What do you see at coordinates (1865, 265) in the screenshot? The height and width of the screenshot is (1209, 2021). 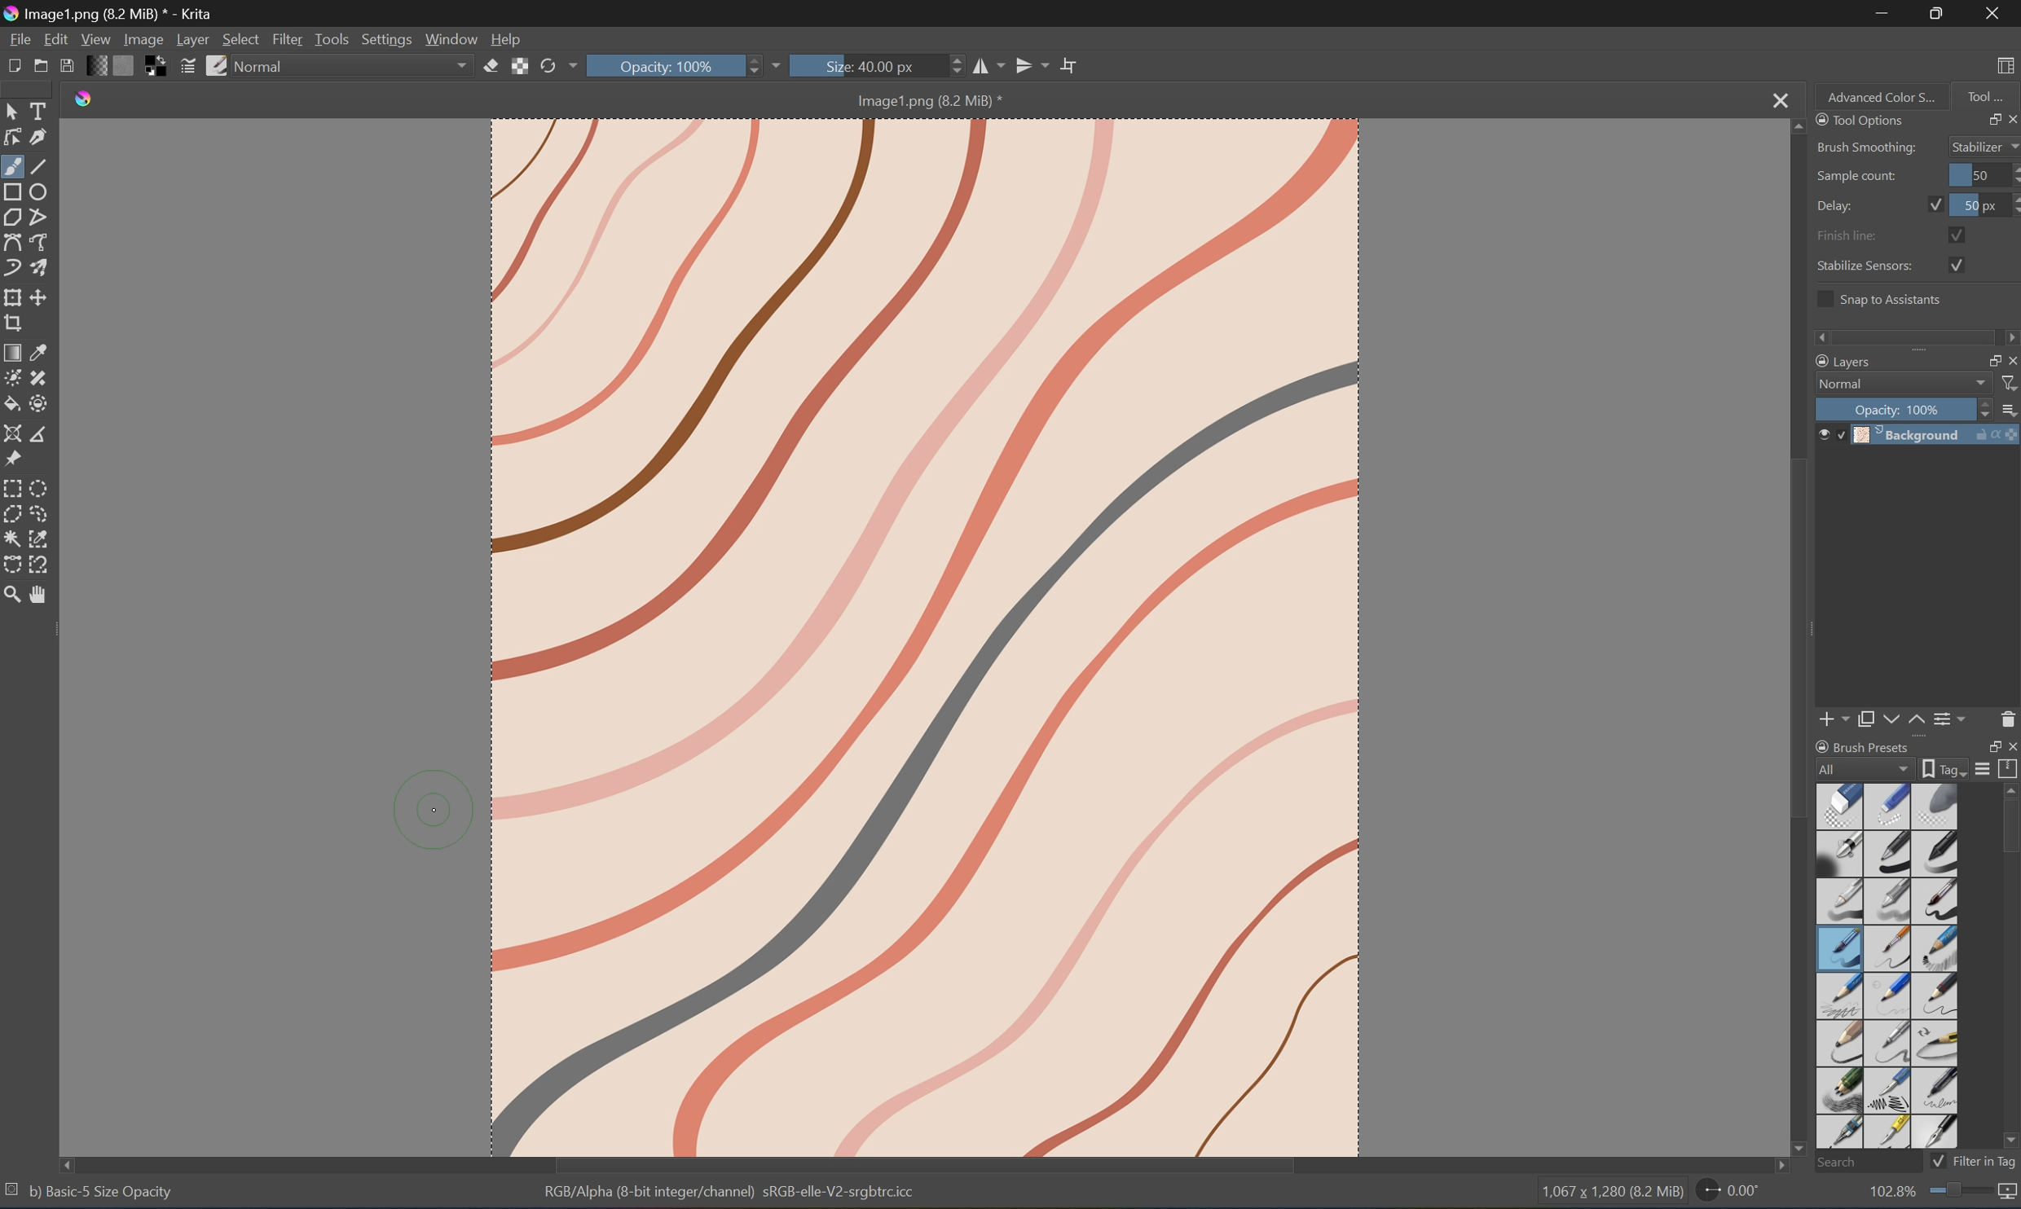 I see `Stabilize Sensors` at bounding box center [1865, 265].